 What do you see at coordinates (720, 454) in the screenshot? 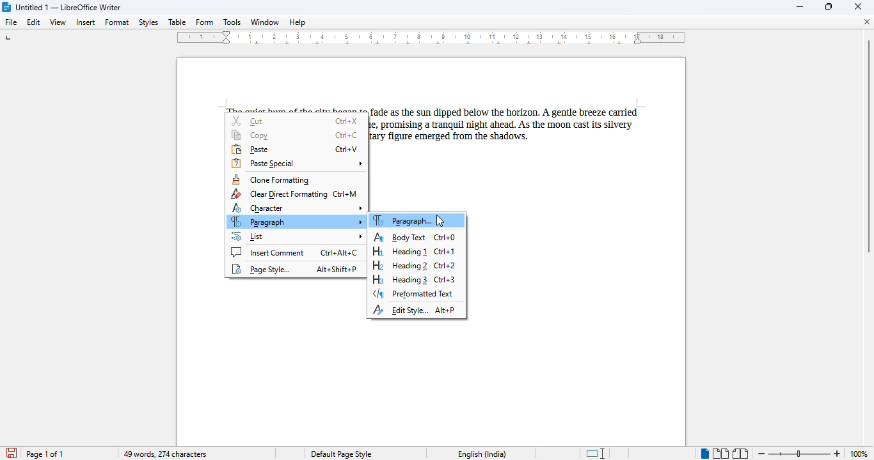
I see `multi-page view` at bounding box center [720, 454].